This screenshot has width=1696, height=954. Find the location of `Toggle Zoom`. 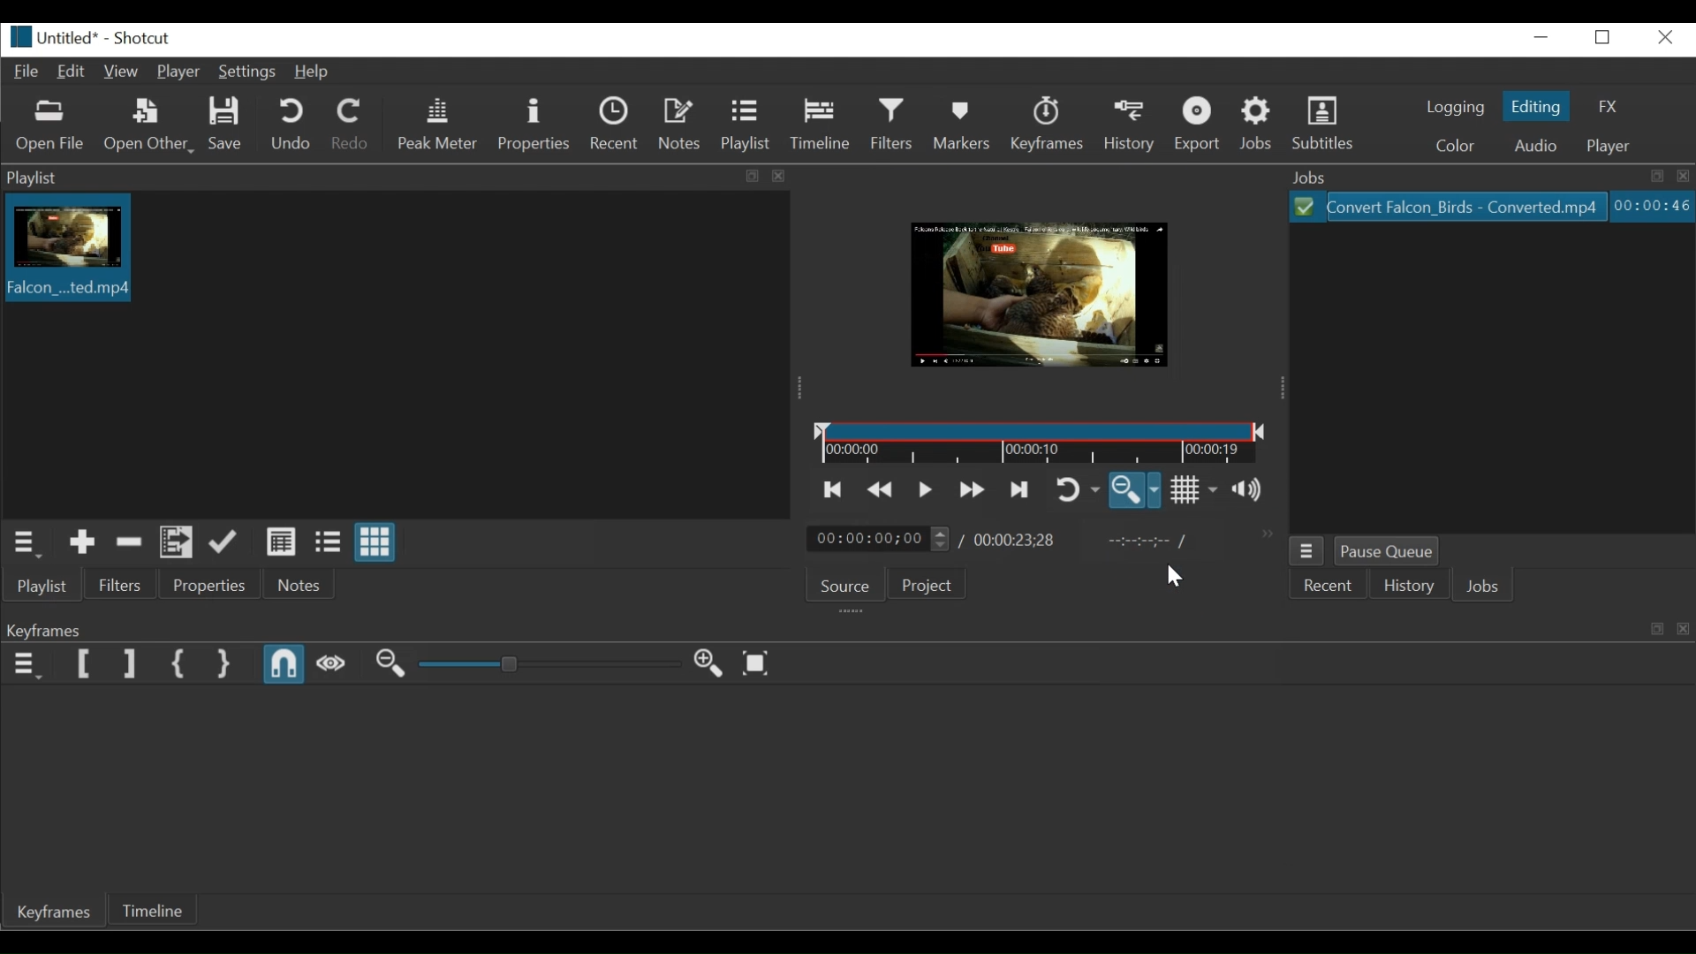

Toggle Zoom is located at coordinates (1133, 489).